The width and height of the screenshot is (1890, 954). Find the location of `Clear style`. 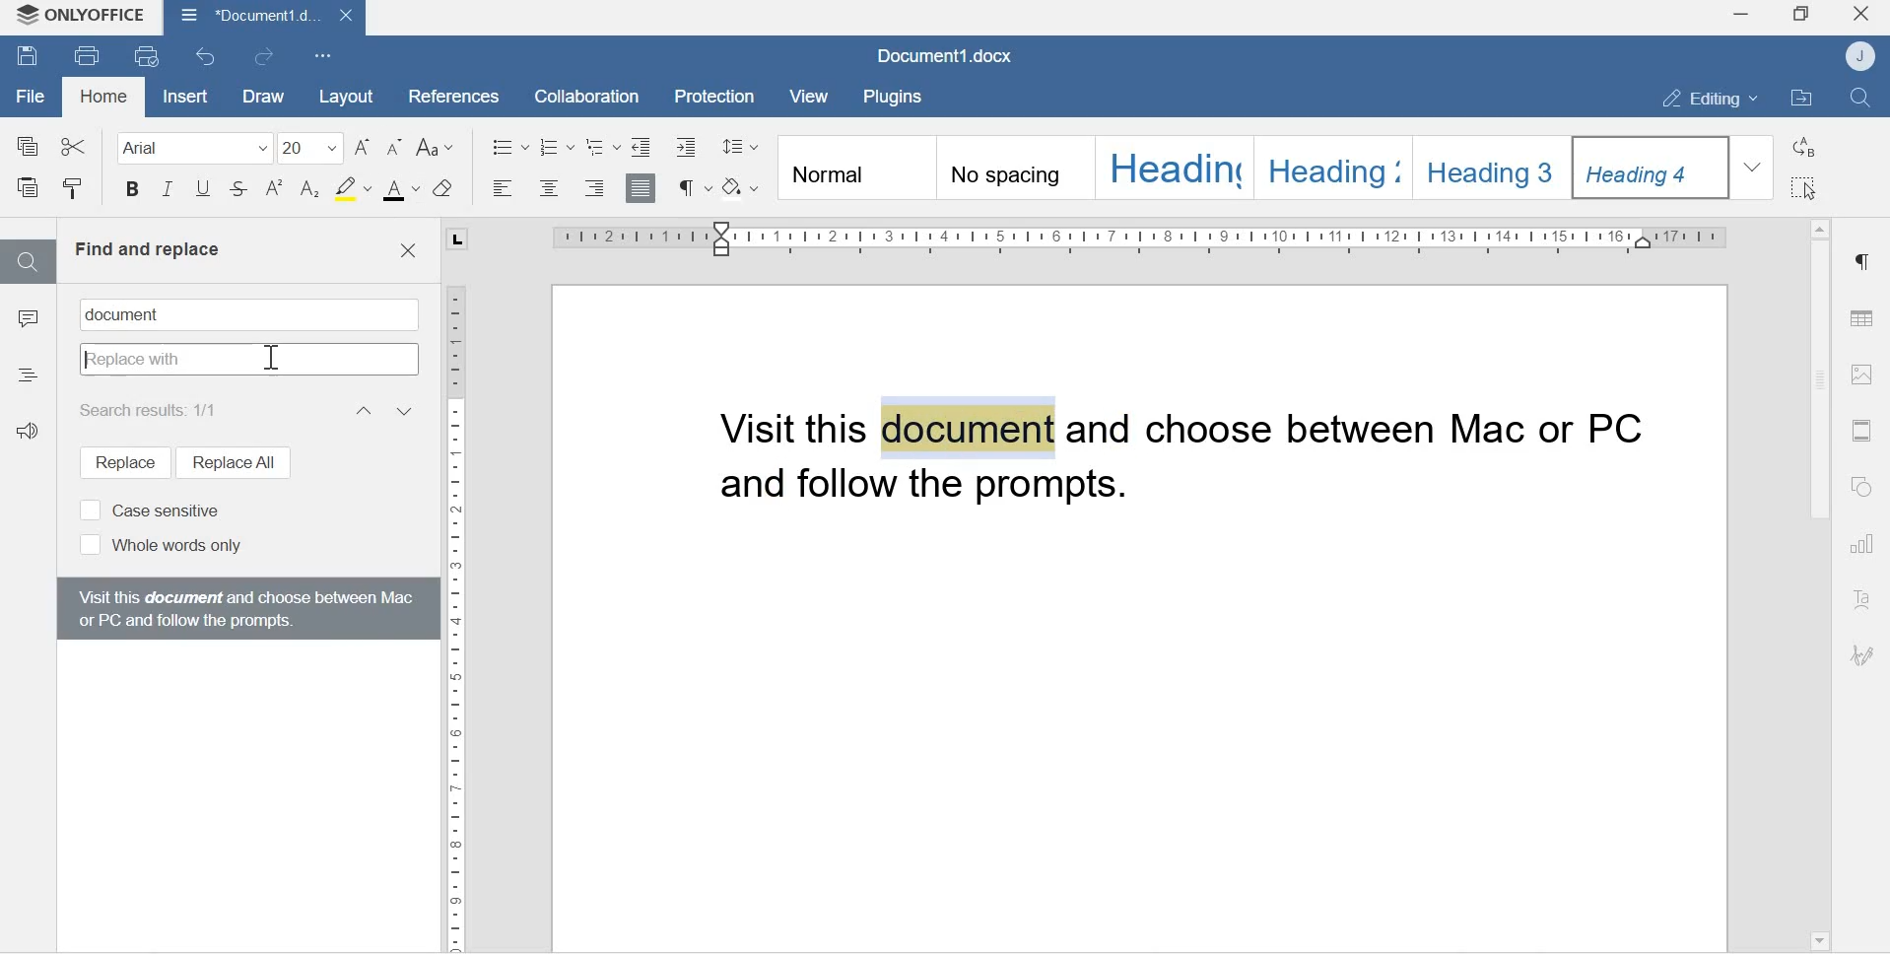

Clear style is located at coordinates (444, 188).